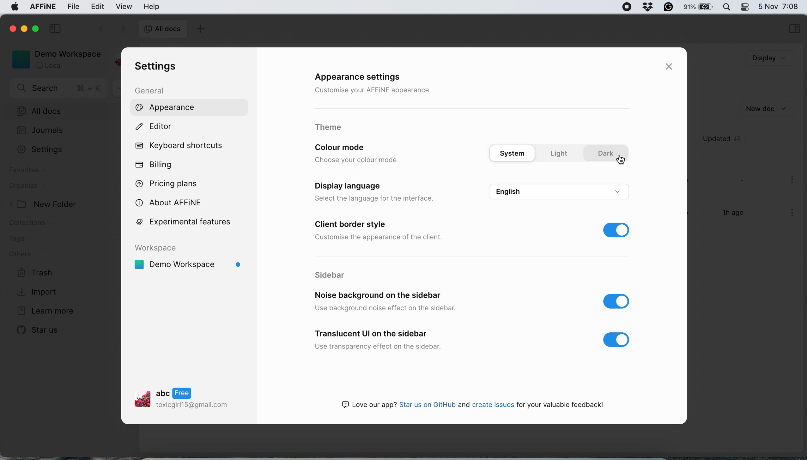 The width and height of the screenshot is (807, 460). Describe the element at coordinates (381, 199) in the screenshot. I see `select the language for the interface` at that location.